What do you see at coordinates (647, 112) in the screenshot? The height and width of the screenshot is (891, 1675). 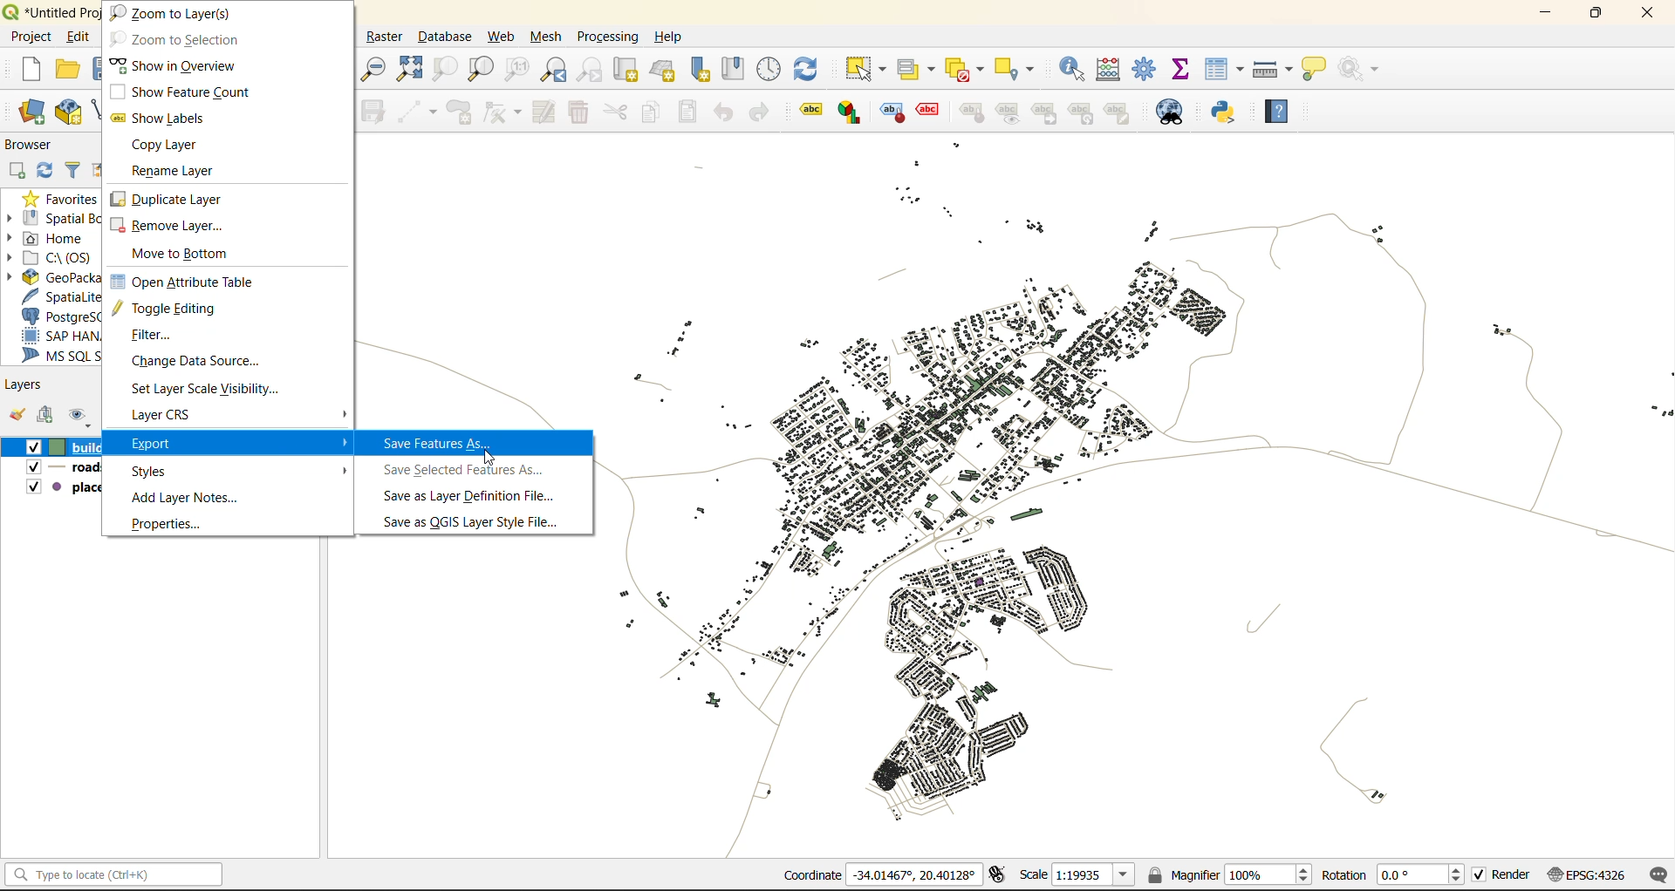 I see `copy` at bounding box center [647, 112].